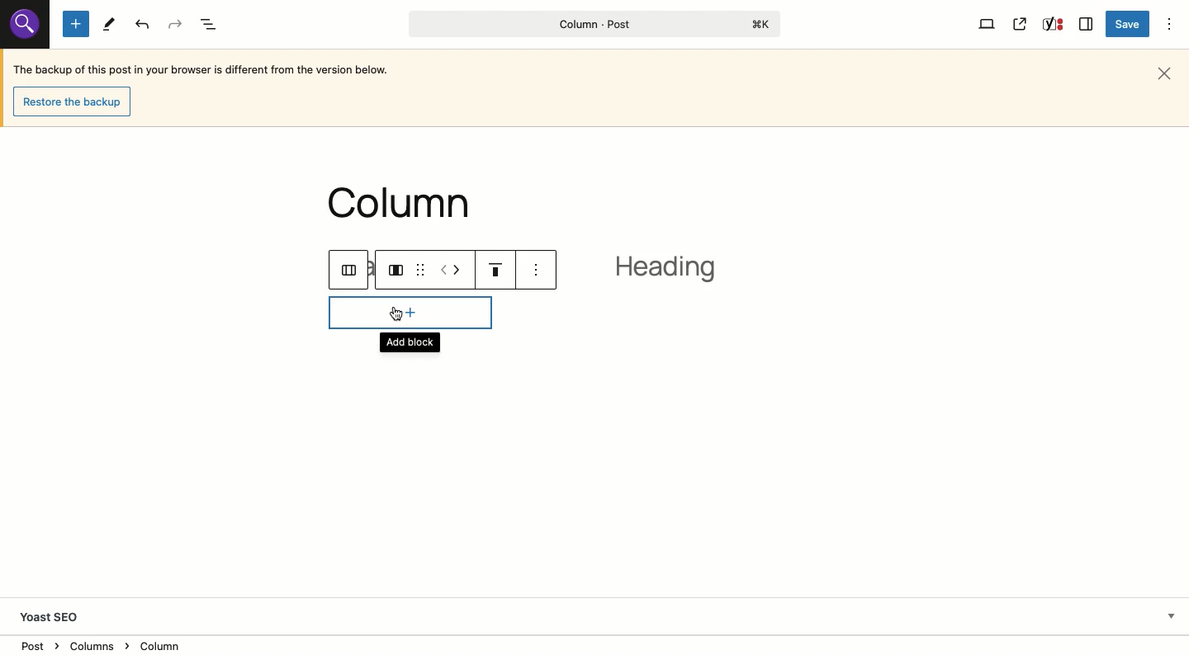 The height and width of the screenshot is (655, 1189). I want to click on search, so click(24, 23).